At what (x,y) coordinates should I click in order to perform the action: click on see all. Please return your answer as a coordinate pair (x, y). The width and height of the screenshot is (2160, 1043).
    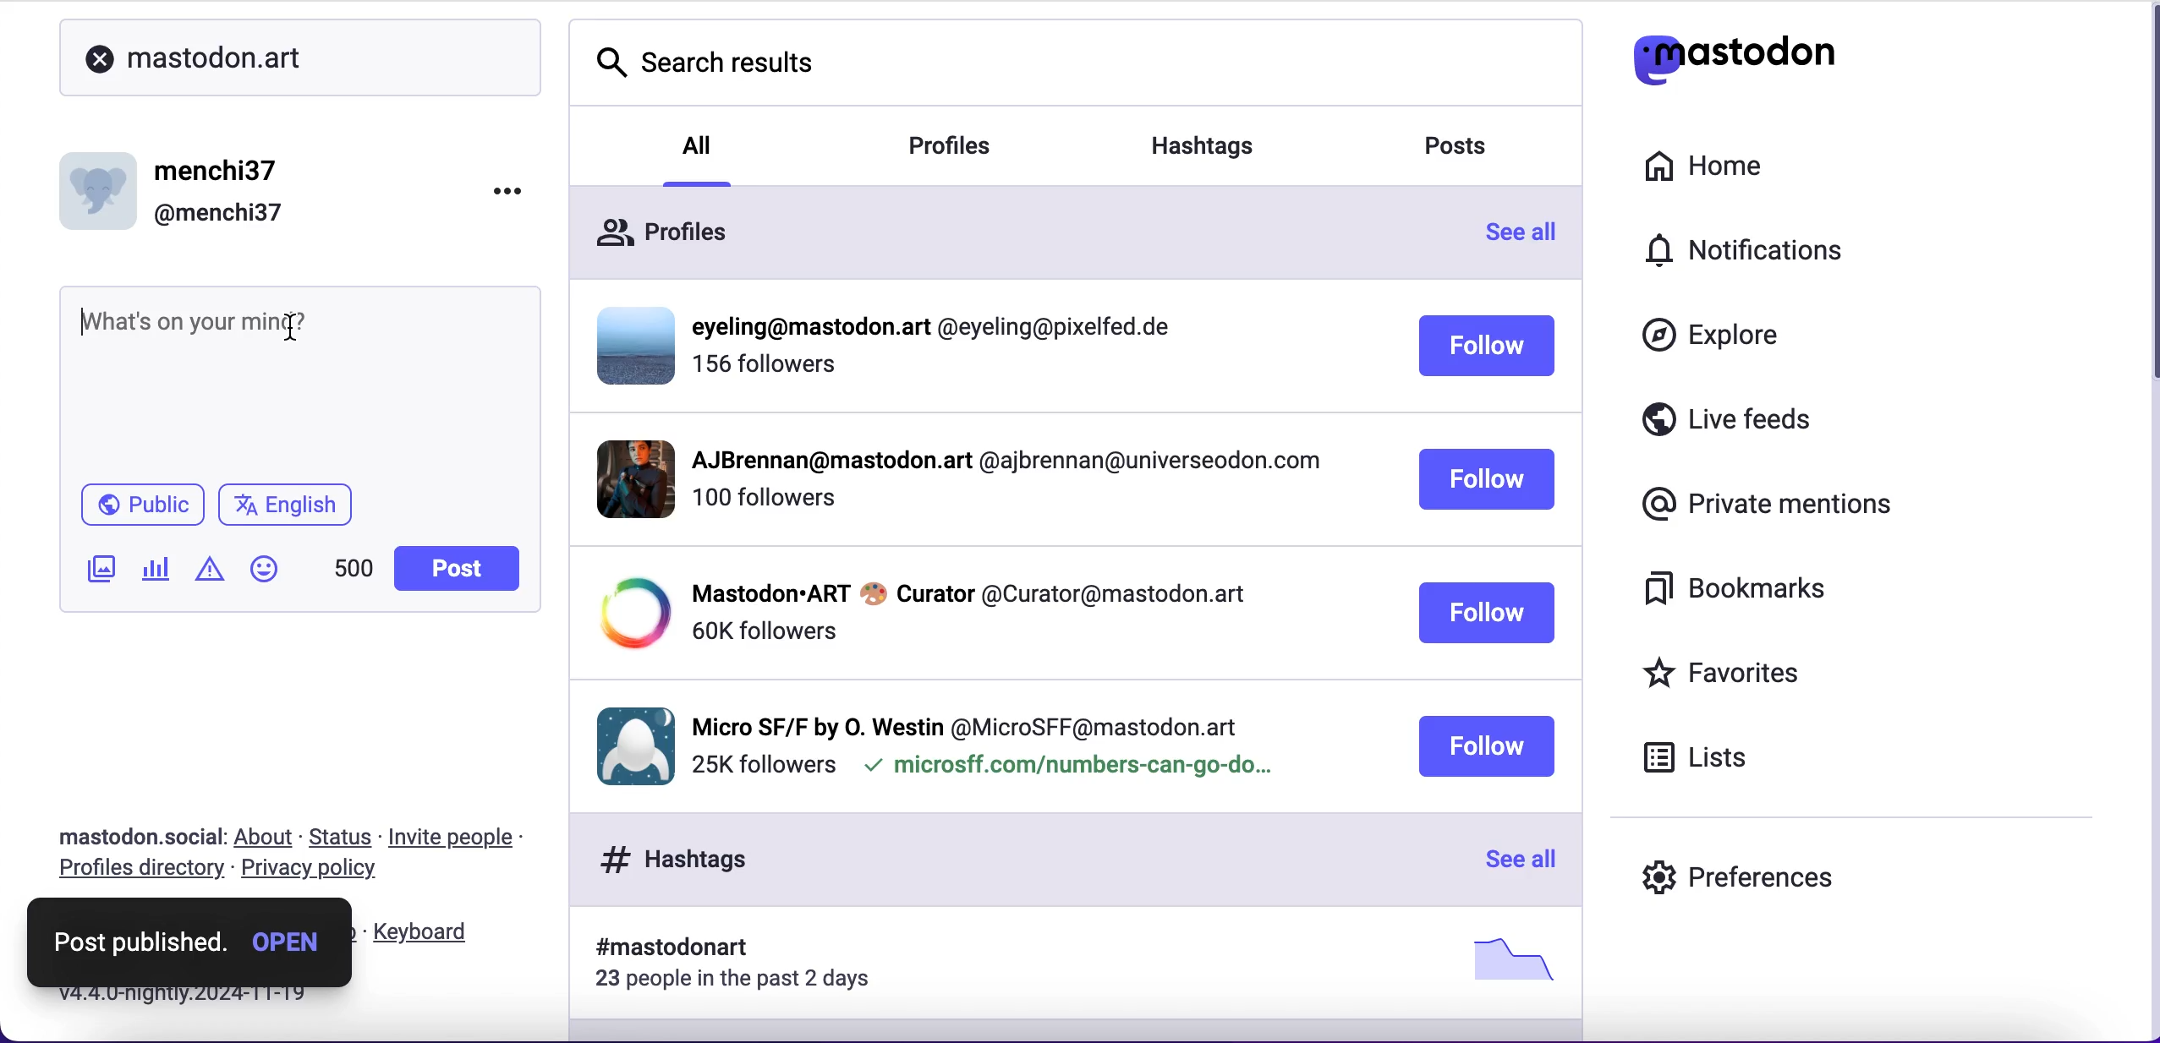
    Looking at the image, I should click on (1516, 861).